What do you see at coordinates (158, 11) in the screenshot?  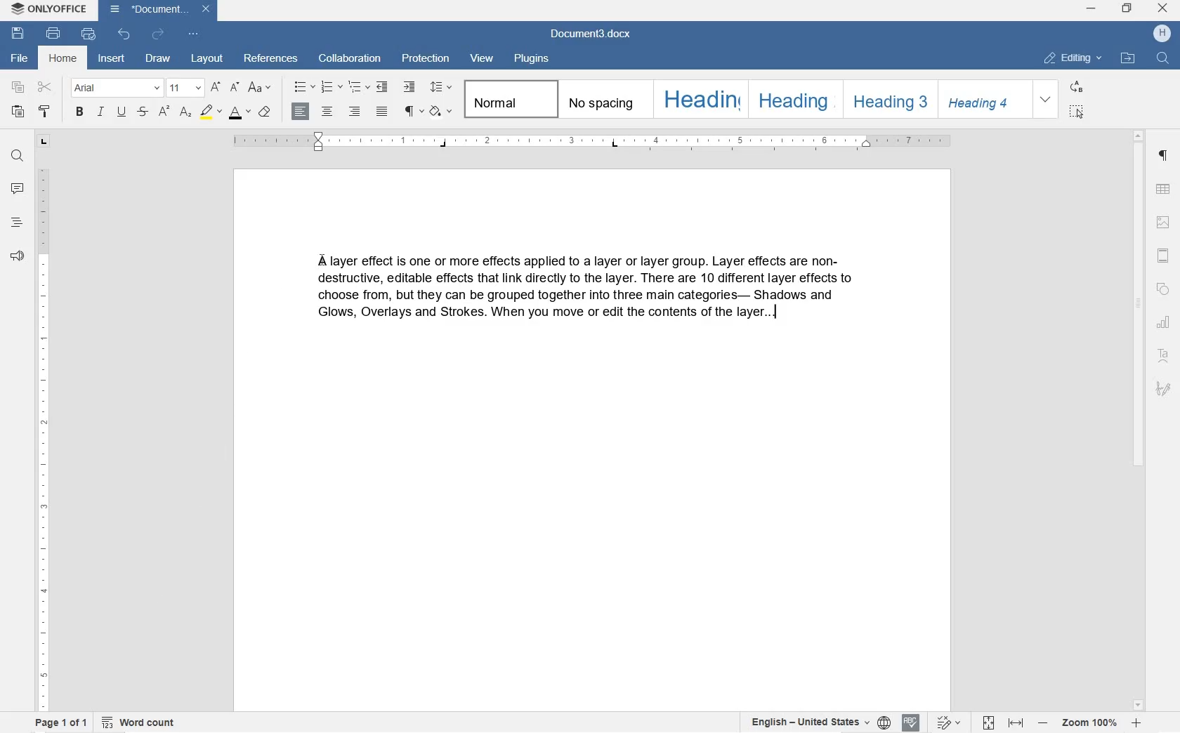 I see `Document3.docx` at bounding box center [158, 11].